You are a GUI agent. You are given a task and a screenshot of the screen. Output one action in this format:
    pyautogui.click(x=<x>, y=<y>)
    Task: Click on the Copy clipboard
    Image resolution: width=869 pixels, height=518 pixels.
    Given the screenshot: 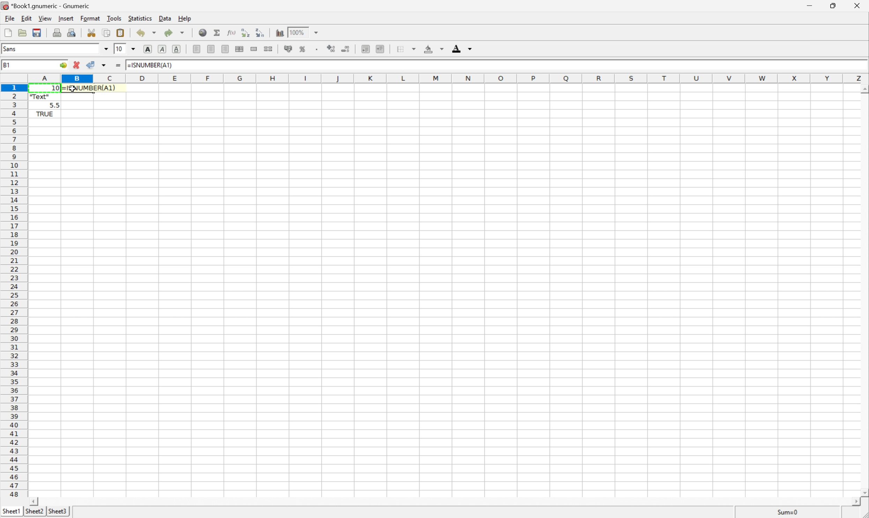 What is the action you would take?
    pyautogui.click(x=106, y=33)
    